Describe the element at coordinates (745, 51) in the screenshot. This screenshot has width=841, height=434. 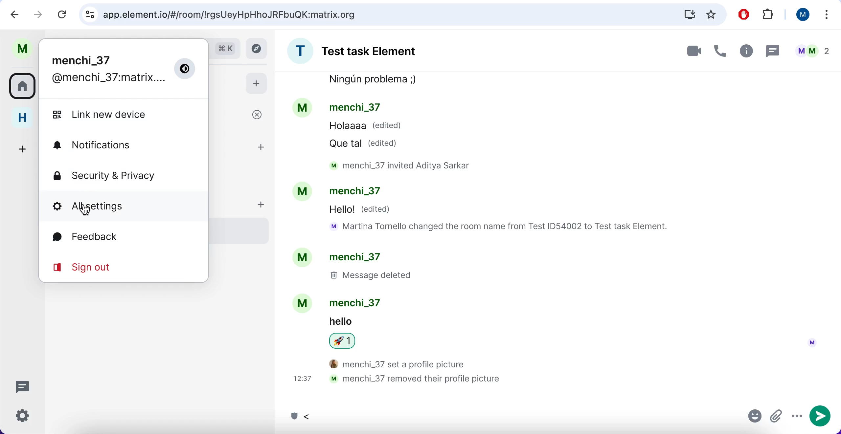
I see `room info` at that location.